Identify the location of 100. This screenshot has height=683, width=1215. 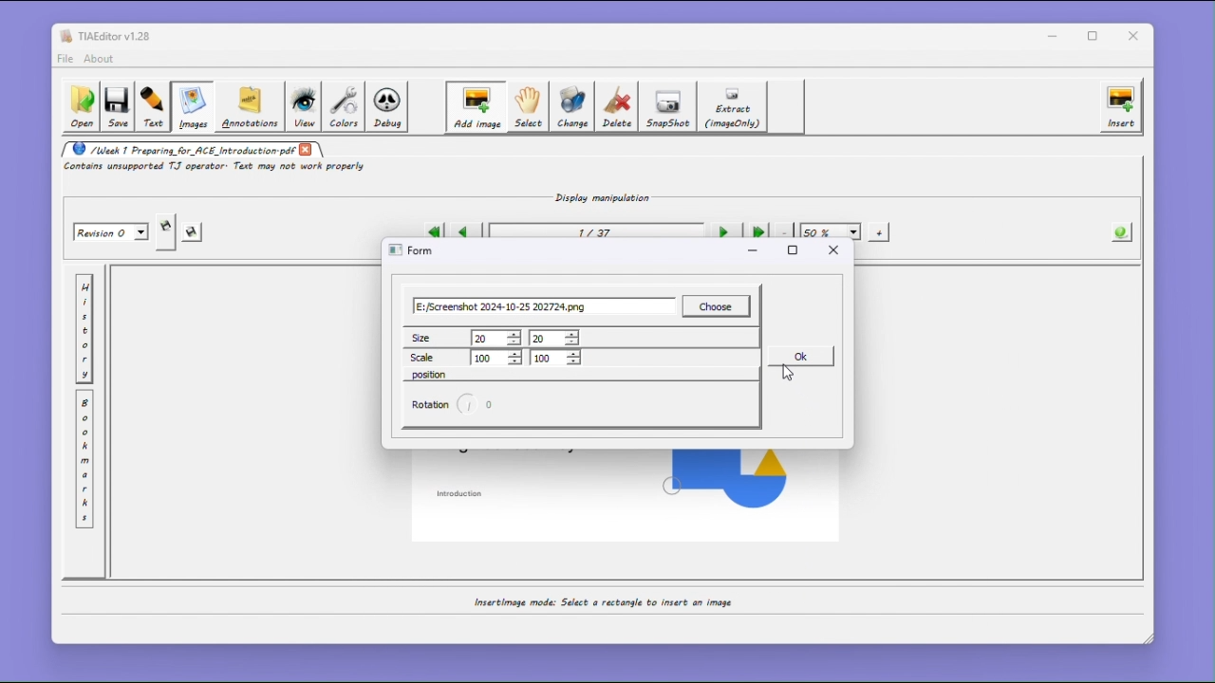
(496, 358).